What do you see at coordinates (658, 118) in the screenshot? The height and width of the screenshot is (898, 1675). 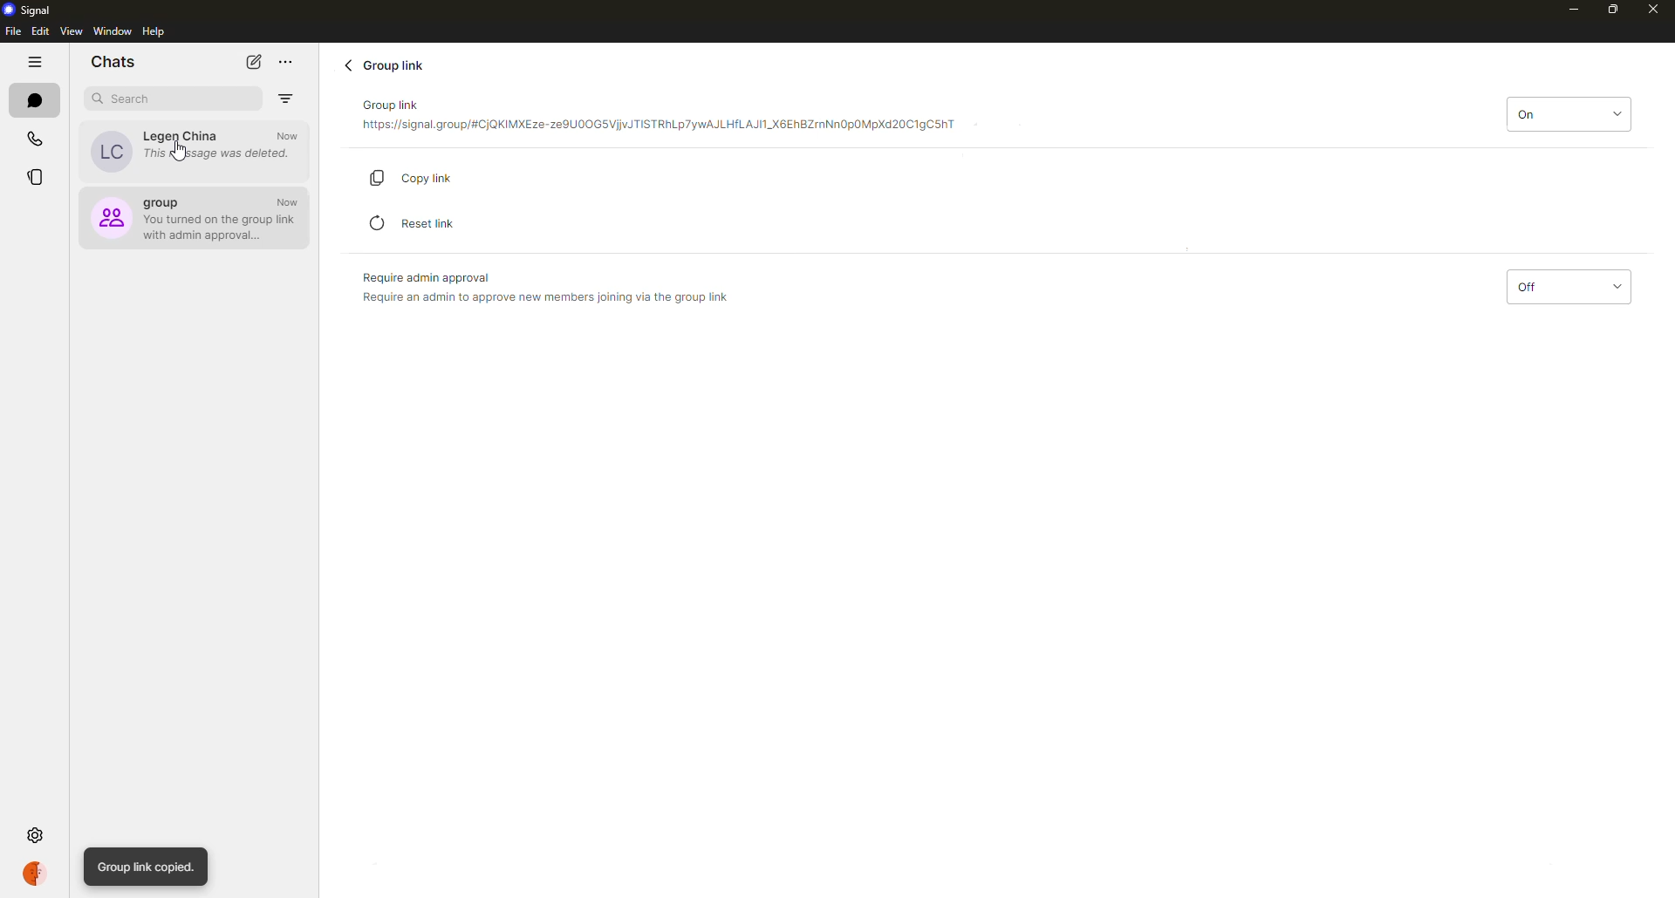 I see `group link` at bounding box center [658, 118].